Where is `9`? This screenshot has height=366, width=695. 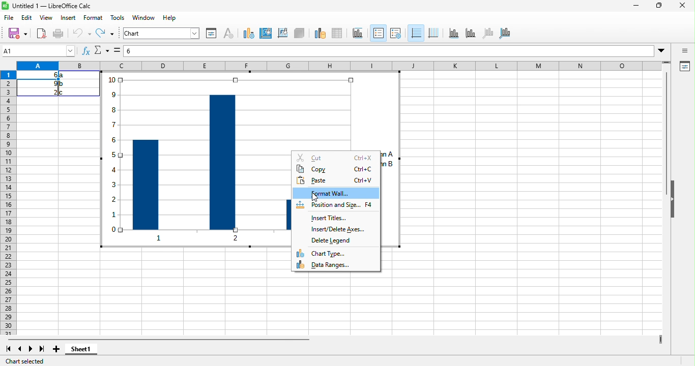 9 is located at coordinates (53, 84).